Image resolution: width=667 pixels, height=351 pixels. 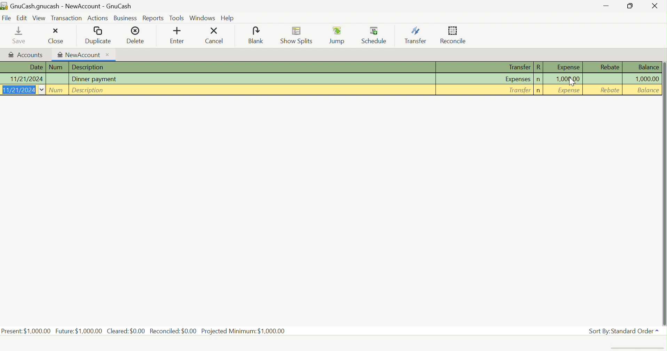 What do you see at coordinates (610, 67) in the screenshot?
I see `Rebate` at bounding box center [610, 67].